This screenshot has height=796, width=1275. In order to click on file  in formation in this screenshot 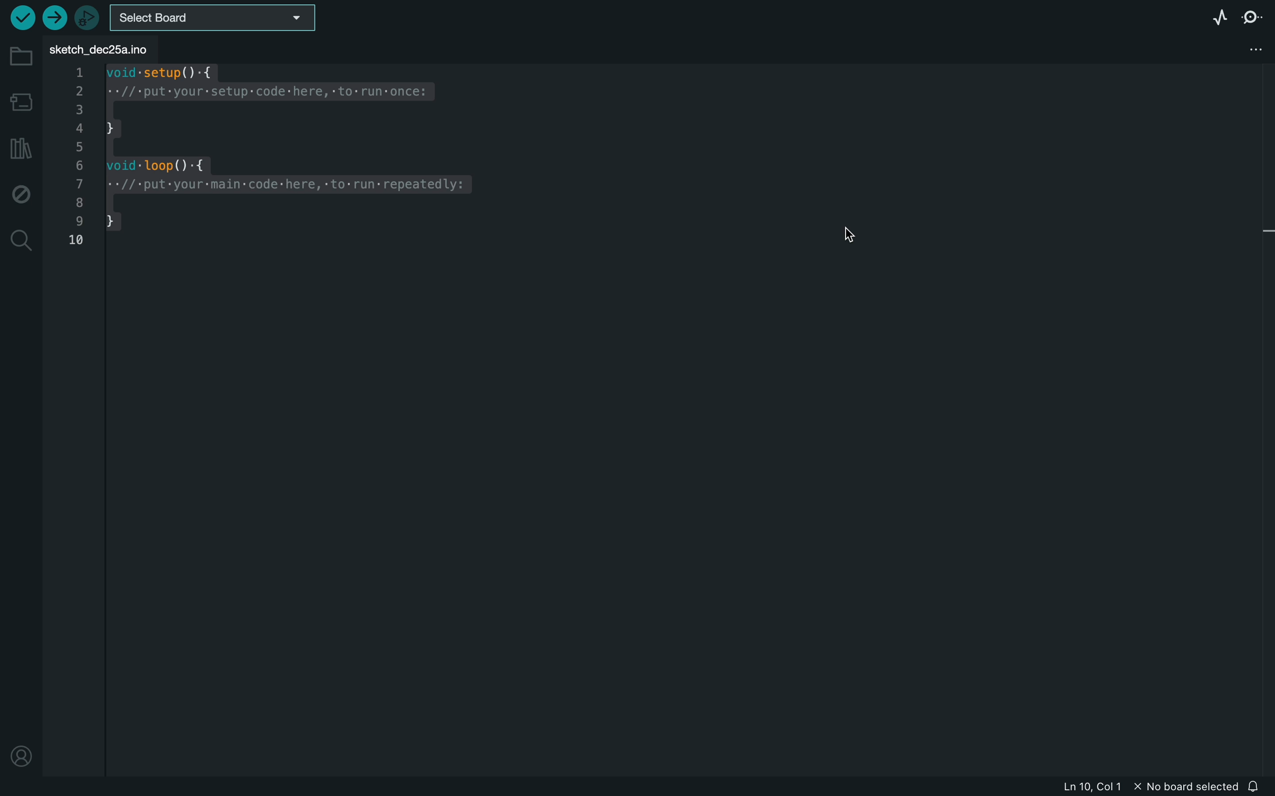, I will do `click(1136, 785)`.